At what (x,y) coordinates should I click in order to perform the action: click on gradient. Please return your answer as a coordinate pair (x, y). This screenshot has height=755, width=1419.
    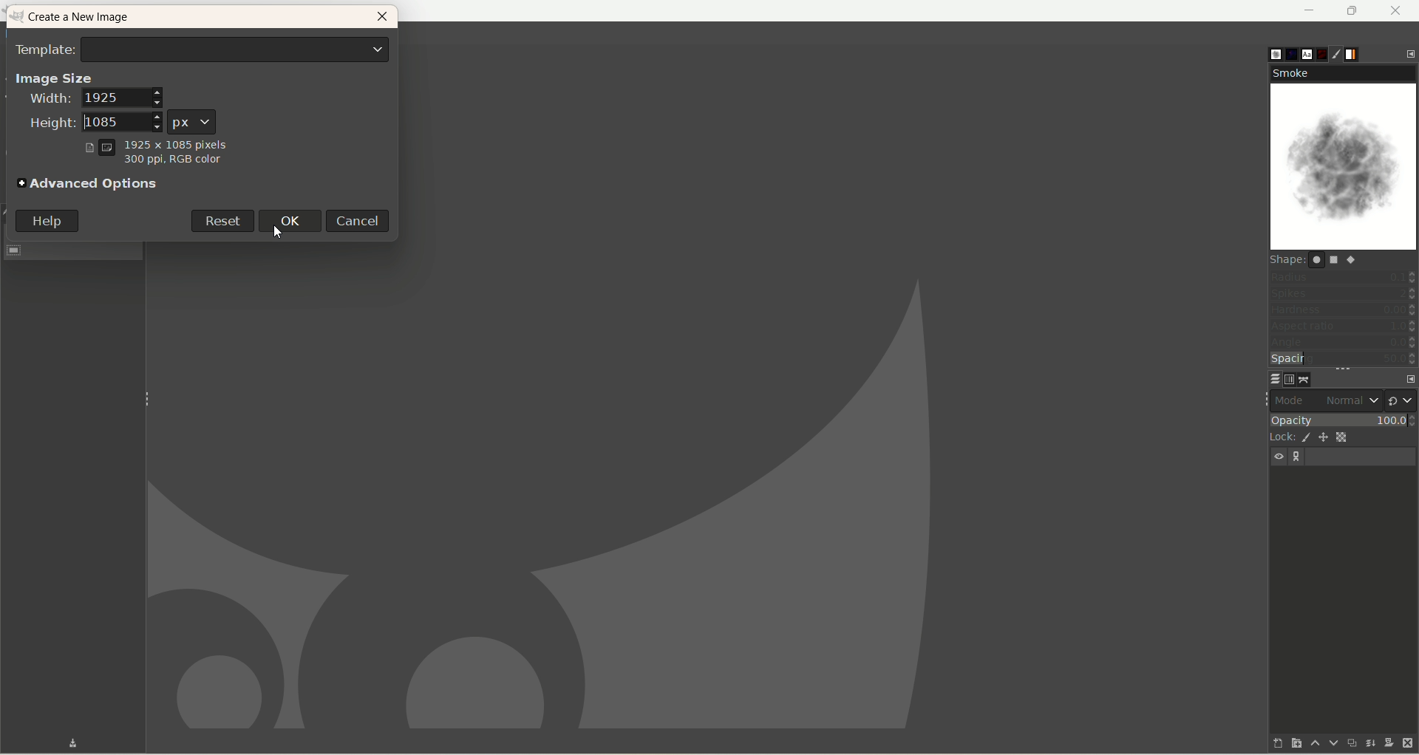
    Looking at the image, I should click on (1362, 52).